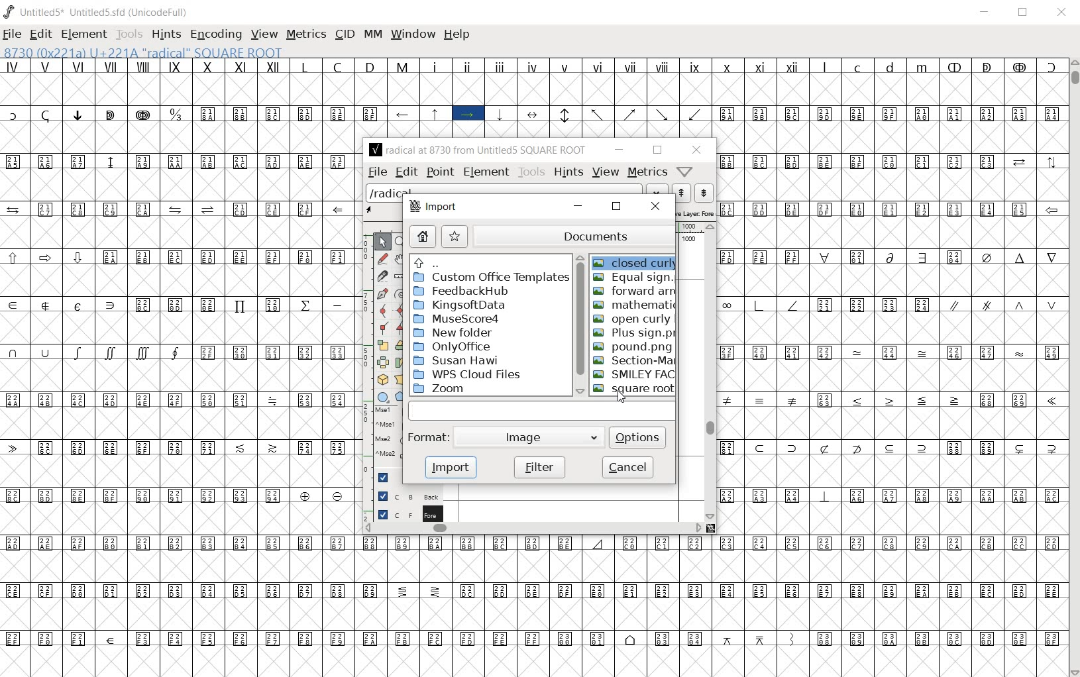 This screenshot has height=677, width=1080. What do you see at coordinates (627, 468) in the screenshot?
I see `cancel` at bounding box center [627, 468].